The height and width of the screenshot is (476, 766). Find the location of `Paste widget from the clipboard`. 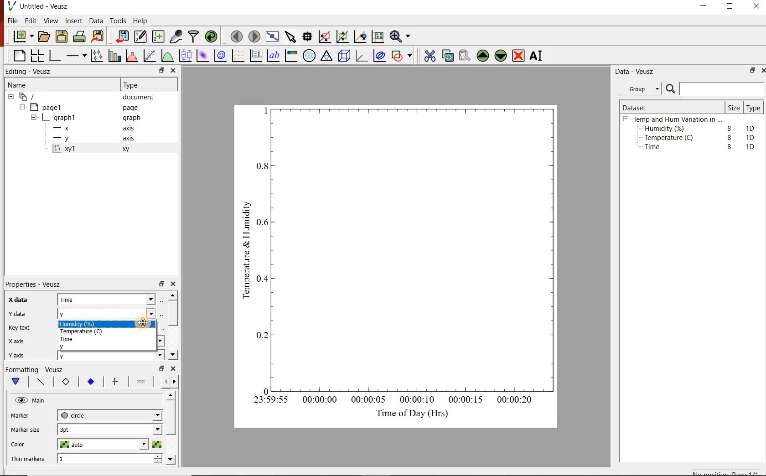

Paste widget from the clipboard is located at coordinates (465, 55).